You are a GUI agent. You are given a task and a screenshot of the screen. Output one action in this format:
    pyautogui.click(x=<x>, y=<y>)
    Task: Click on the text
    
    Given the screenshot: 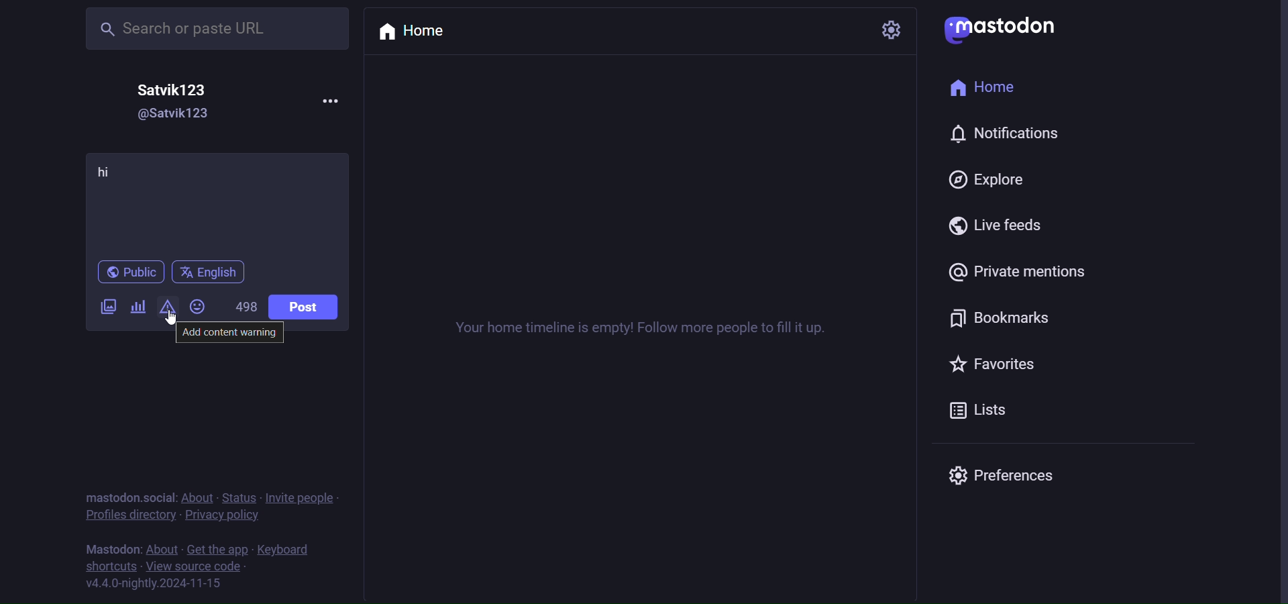 What is the action you would take?
    pyautogui.click(x=129, y=497)
    